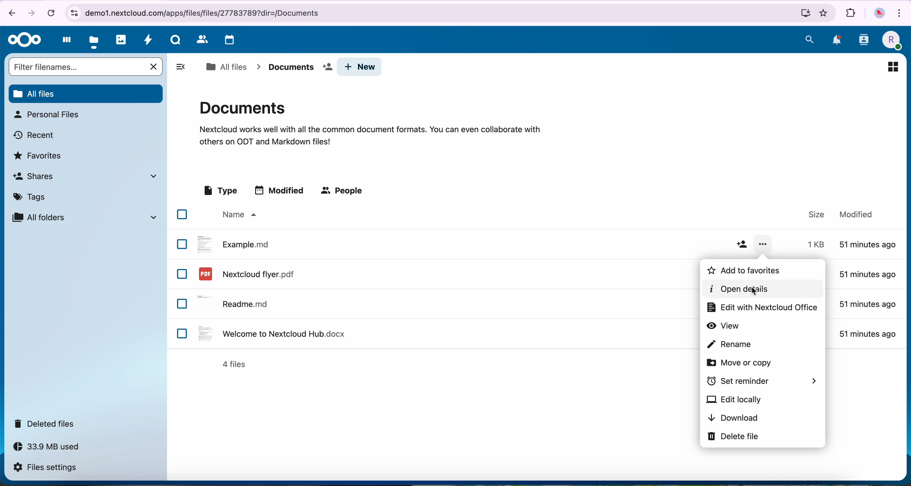  Describe the element at coordinates (742, 245) in the screenshot. I see `add` at that location.